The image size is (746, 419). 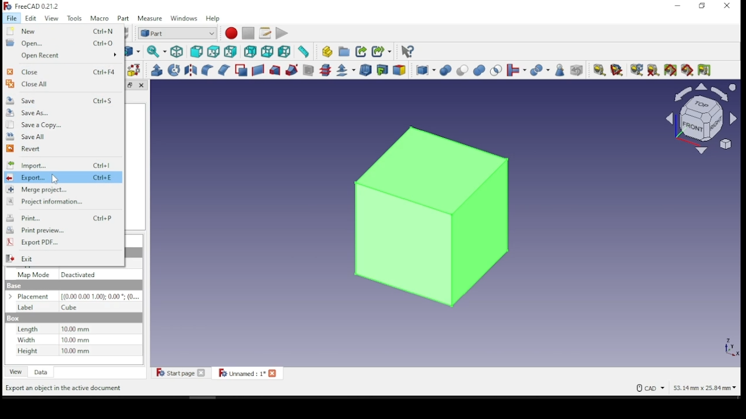 I want to click on export PDF, so click(x=61, y=244).